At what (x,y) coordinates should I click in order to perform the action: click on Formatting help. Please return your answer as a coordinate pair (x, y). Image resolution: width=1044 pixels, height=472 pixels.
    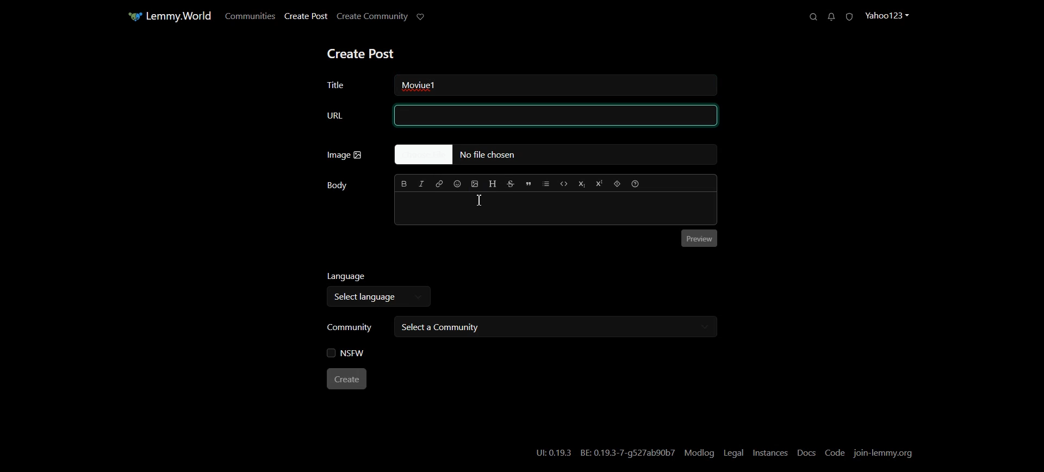
    Looking at the image, I should click on (635, 183).